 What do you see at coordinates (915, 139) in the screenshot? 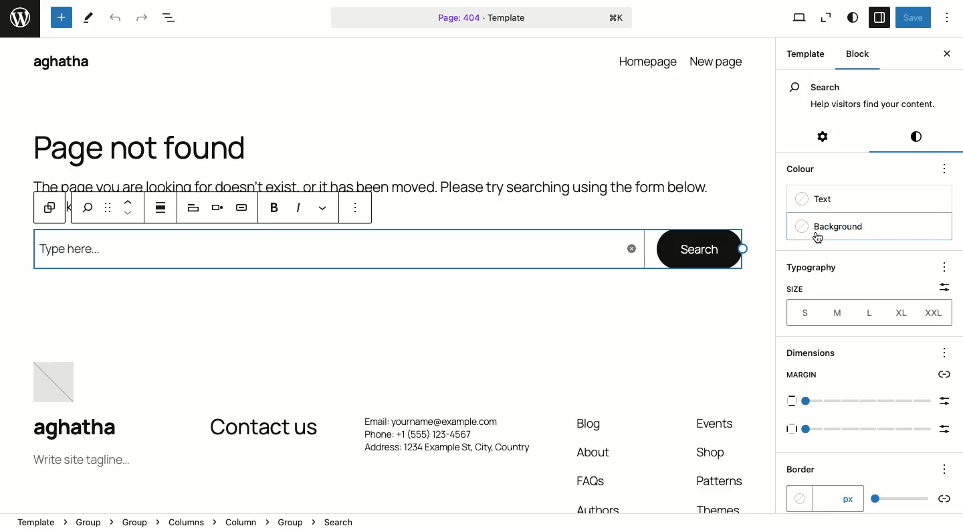
I see `Styles` at bounding box center [915, 139].